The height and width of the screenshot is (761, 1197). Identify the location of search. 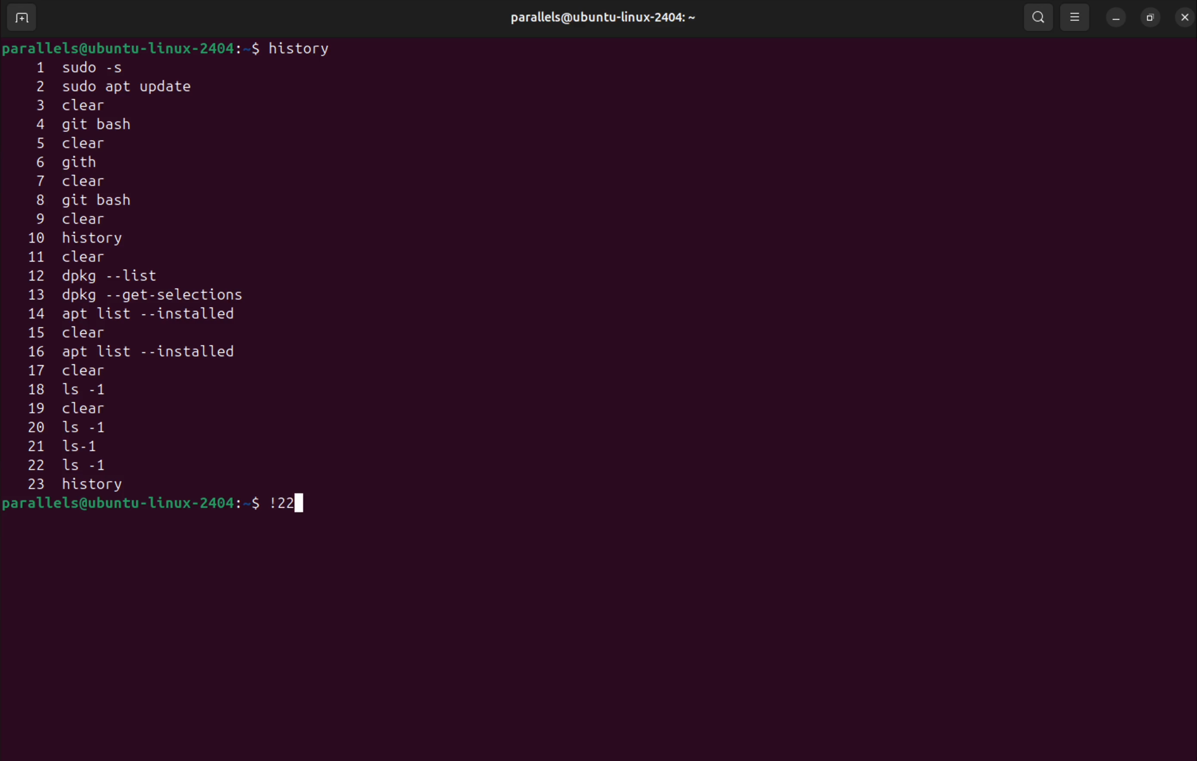
(1037, 17).